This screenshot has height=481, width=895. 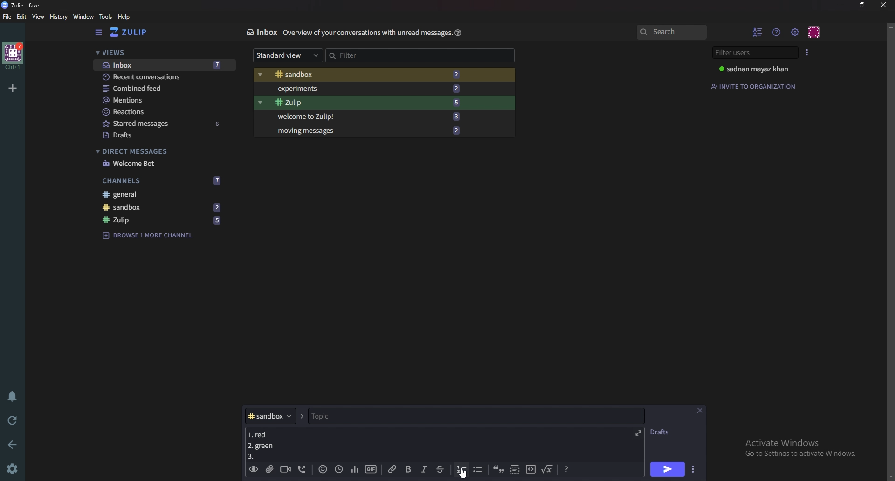 I want to click on Send options, so click(x=692, y=470).